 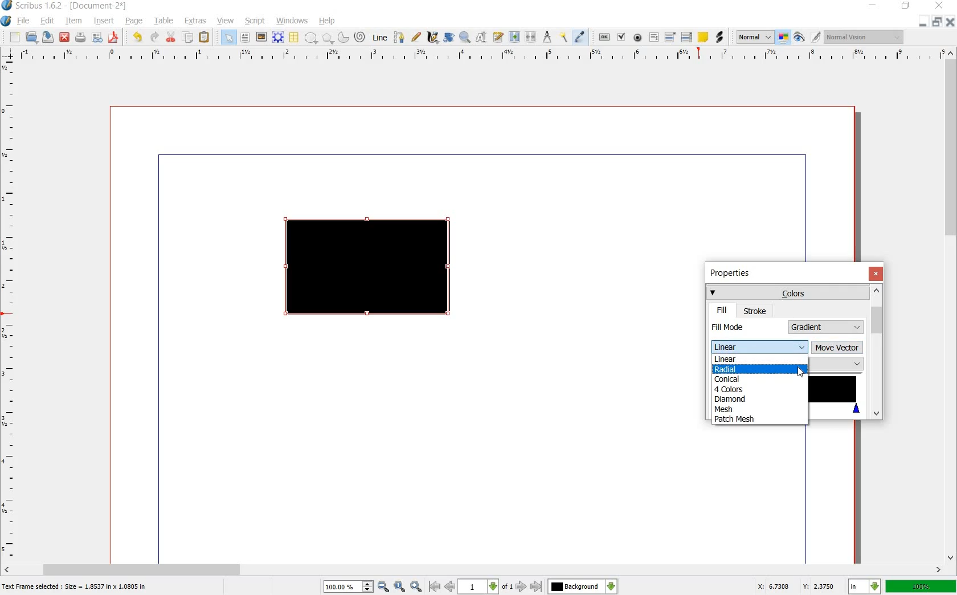 I want to click on go to next or last page, so click(x=528, y=587).